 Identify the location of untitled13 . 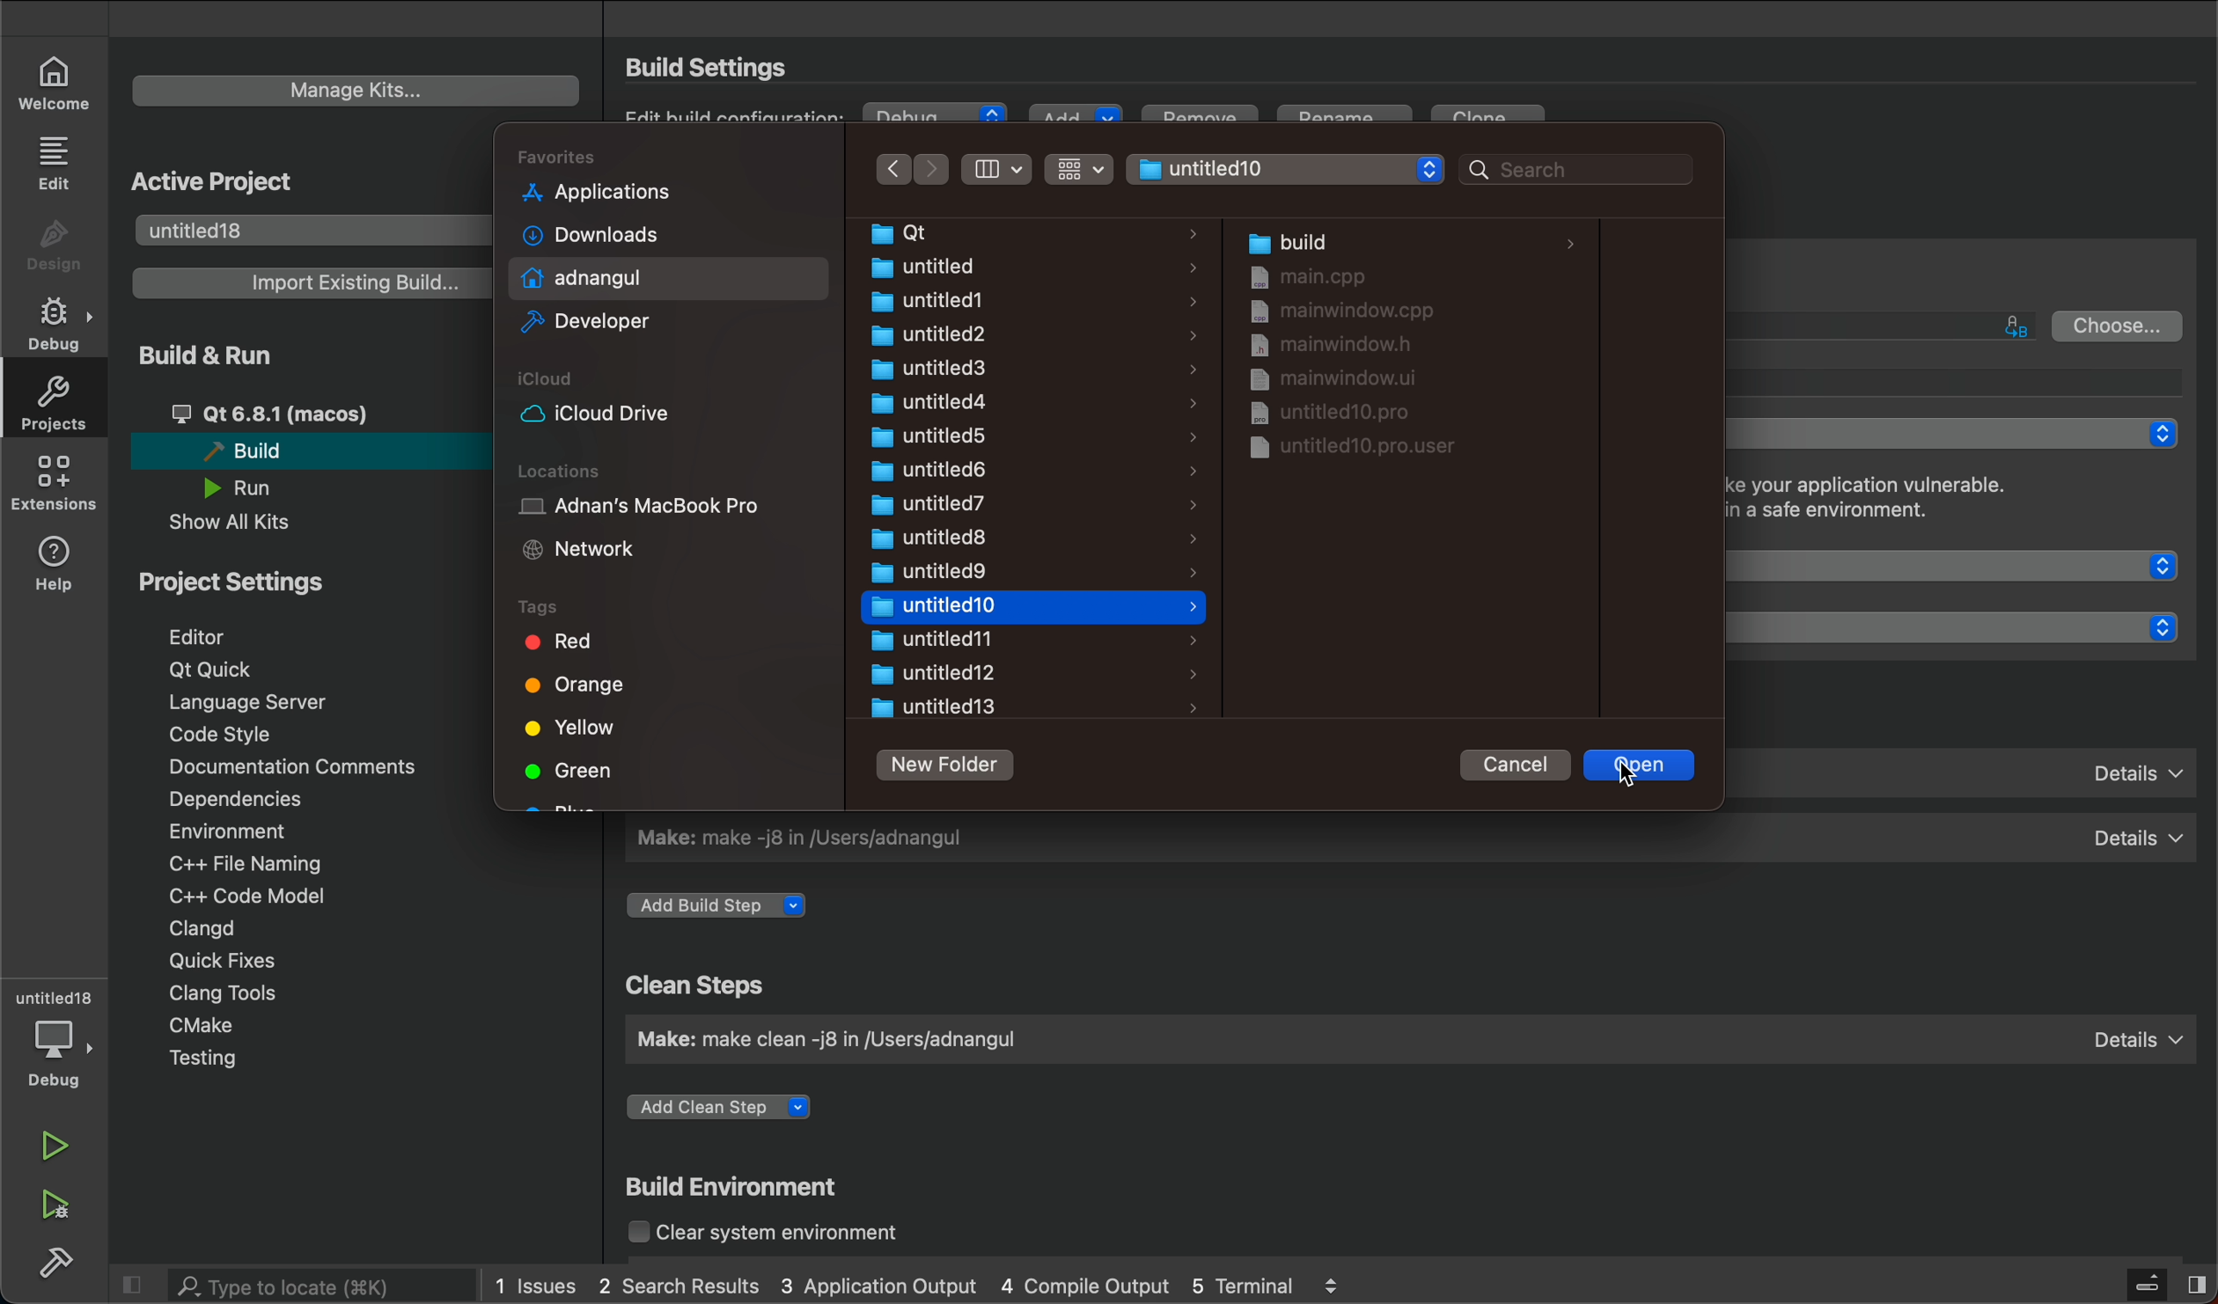
(1032, 709).